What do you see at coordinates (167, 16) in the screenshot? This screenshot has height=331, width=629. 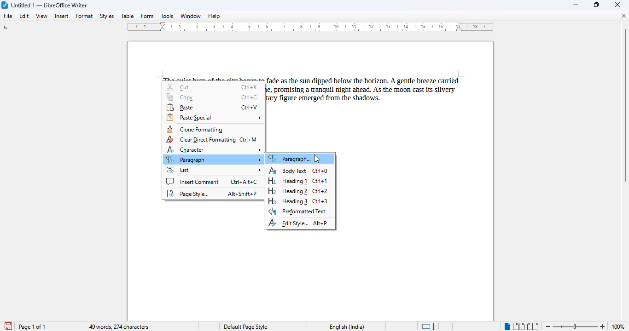 I see `tools` at bounding box center [167, 16].